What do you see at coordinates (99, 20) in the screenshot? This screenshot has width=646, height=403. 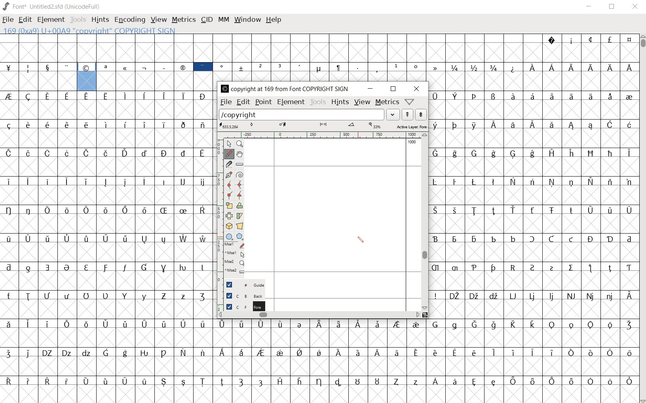 I see `hints` at bounding box center [99, 20].